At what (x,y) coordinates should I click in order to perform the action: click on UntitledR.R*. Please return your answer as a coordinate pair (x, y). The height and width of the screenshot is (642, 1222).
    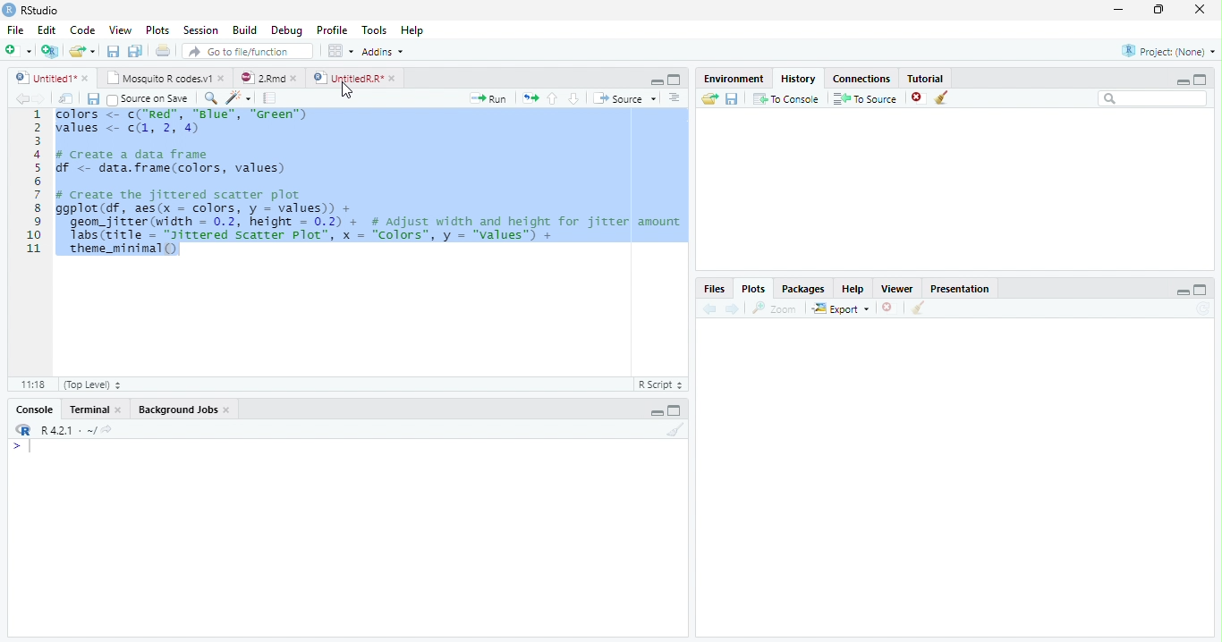
    Looking at the image, I should click on (347, 79).